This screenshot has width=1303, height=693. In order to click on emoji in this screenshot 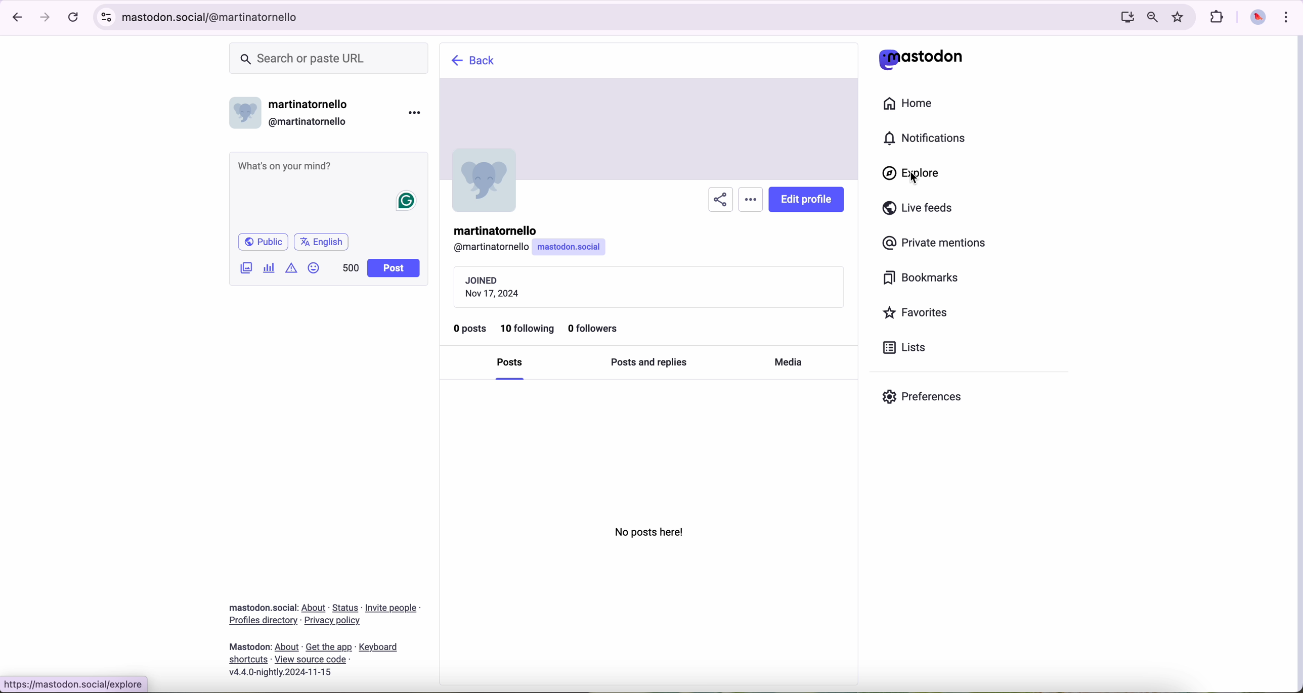, I will do `click(314, 269)`.